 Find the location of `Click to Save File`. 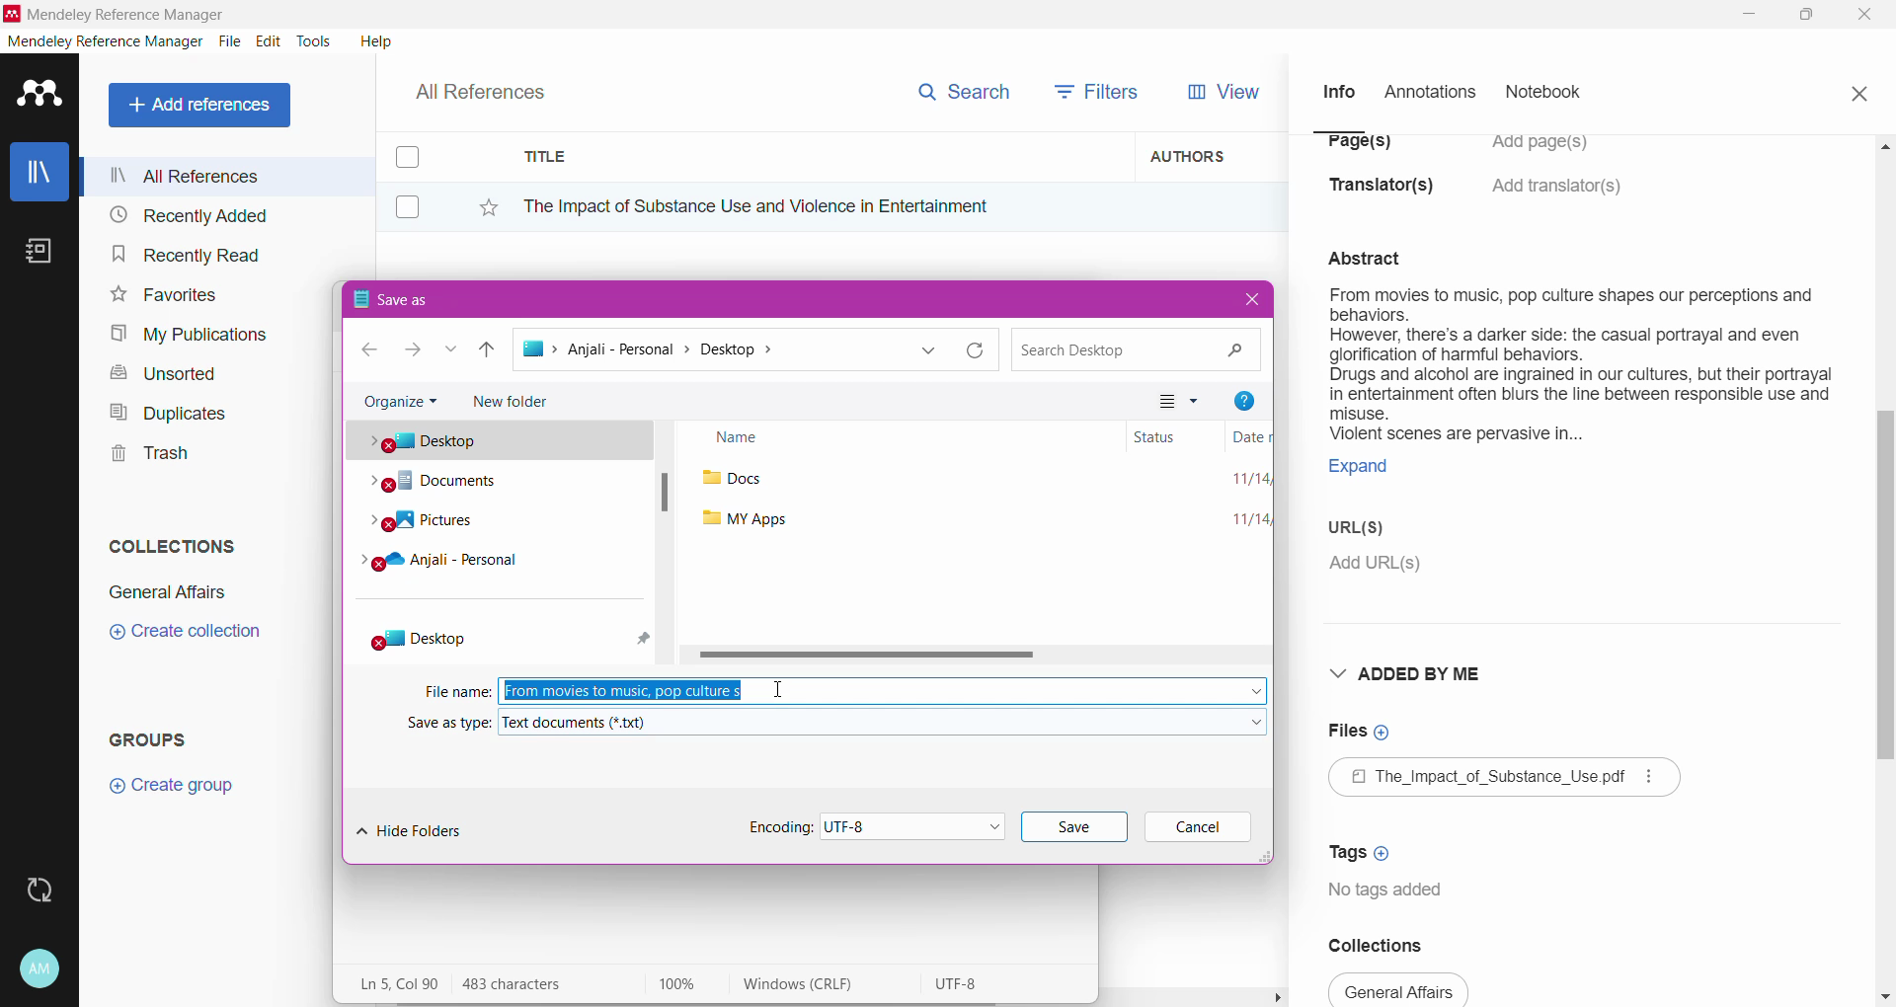

Click to Save File is located at coordinates (1074, 827).